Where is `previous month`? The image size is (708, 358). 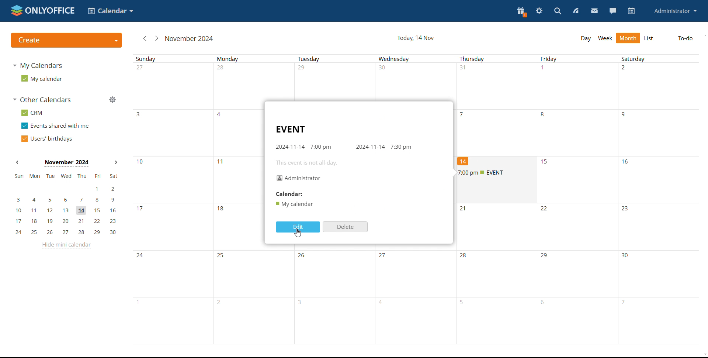 previous month is located at coordinates (17, 162).